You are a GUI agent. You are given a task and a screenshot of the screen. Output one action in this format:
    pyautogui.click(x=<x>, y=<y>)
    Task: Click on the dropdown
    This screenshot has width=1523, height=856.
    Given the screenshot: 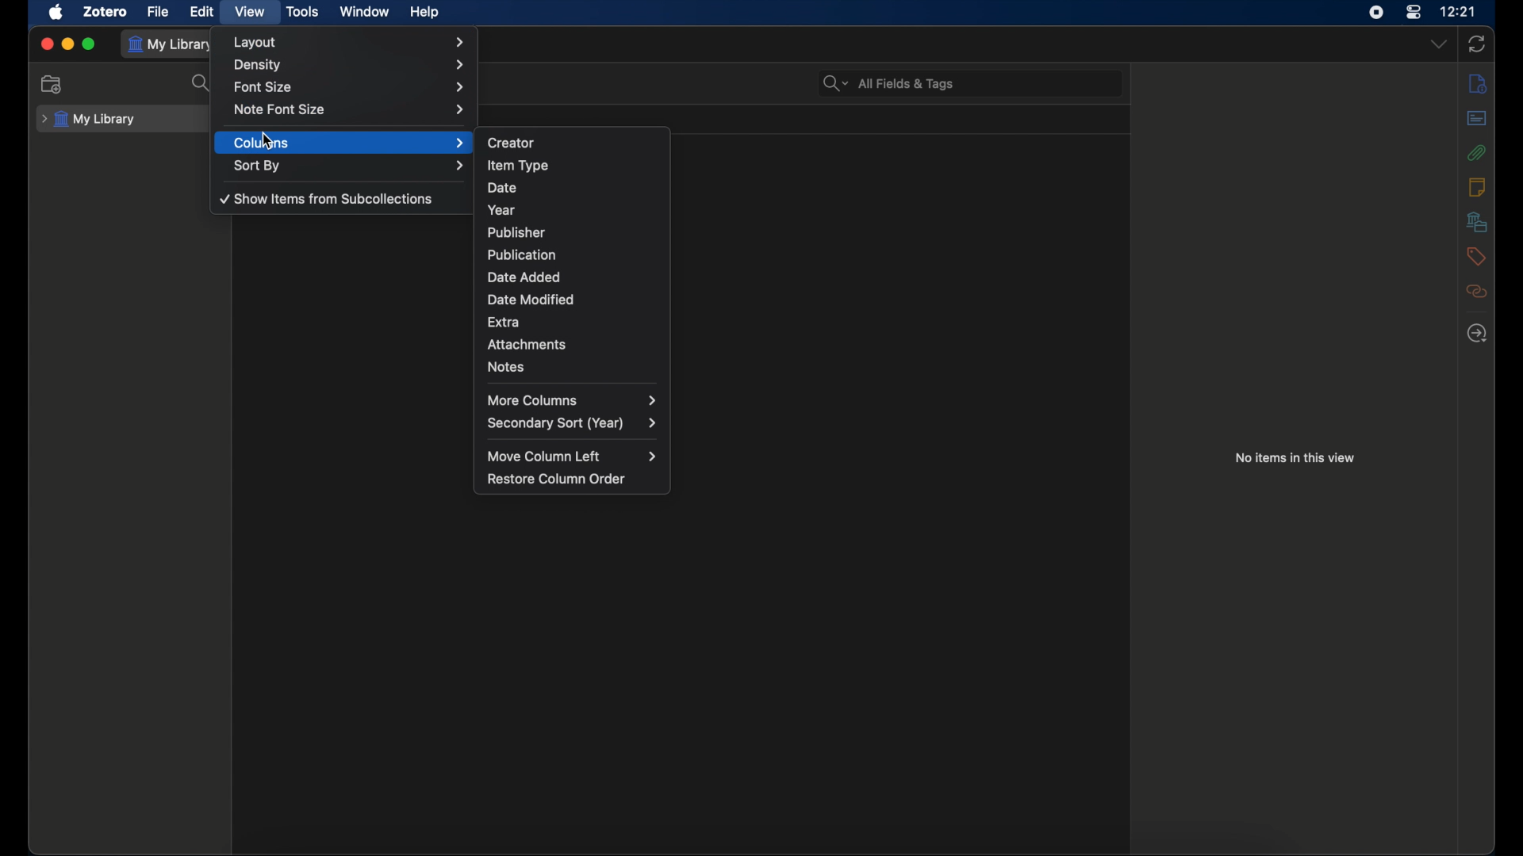 What is the action you would take?
    pyautogui.click(x=1441, y=44)
    